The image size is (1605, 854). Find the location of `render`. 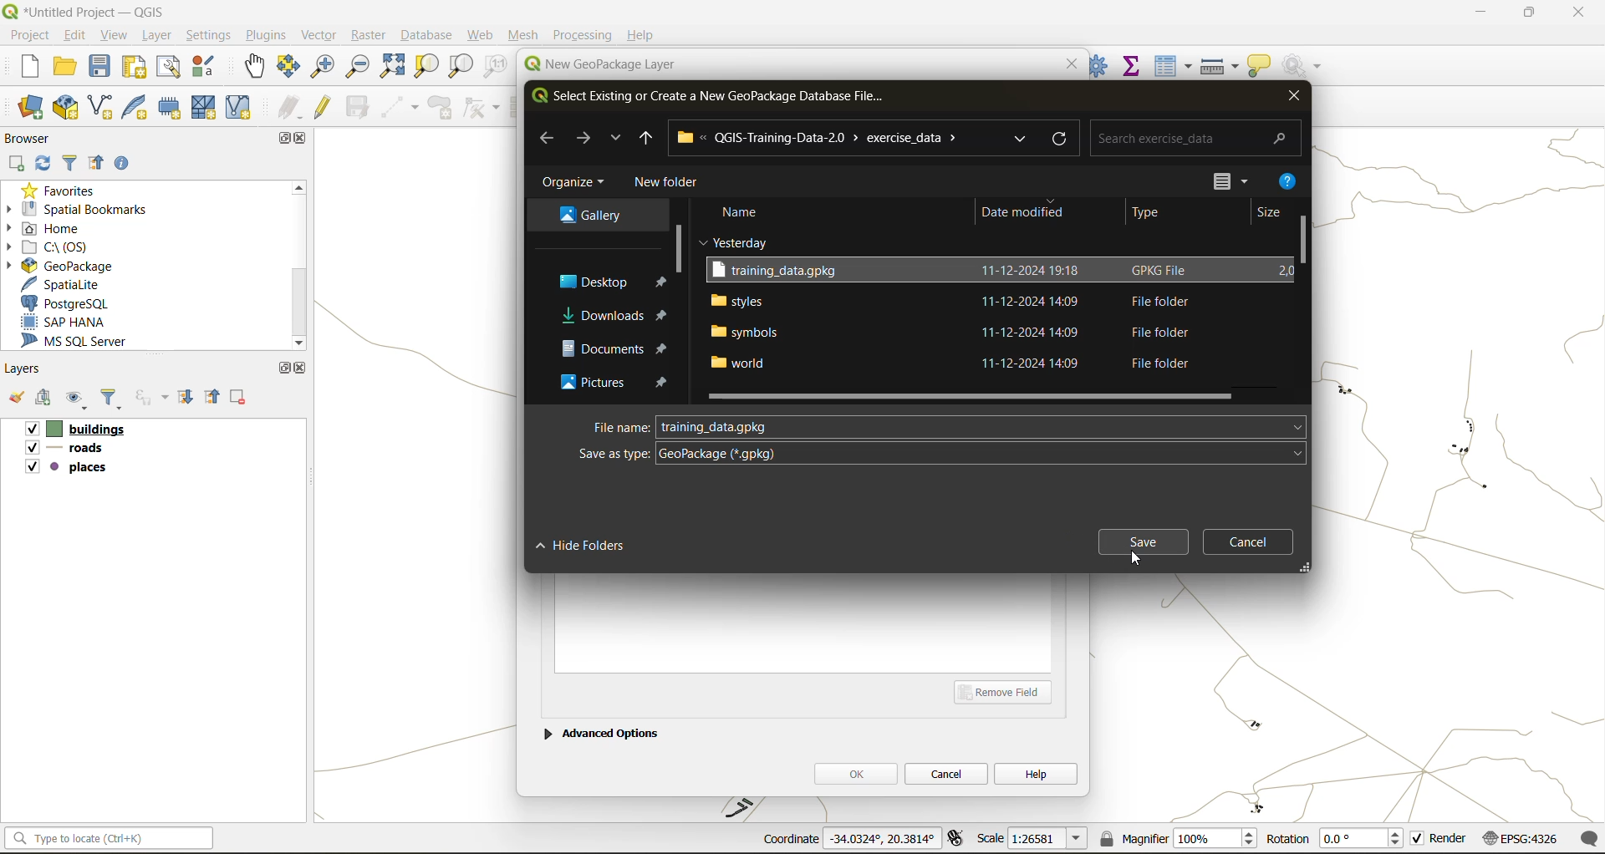

render is located at coordinates (1440, 841).